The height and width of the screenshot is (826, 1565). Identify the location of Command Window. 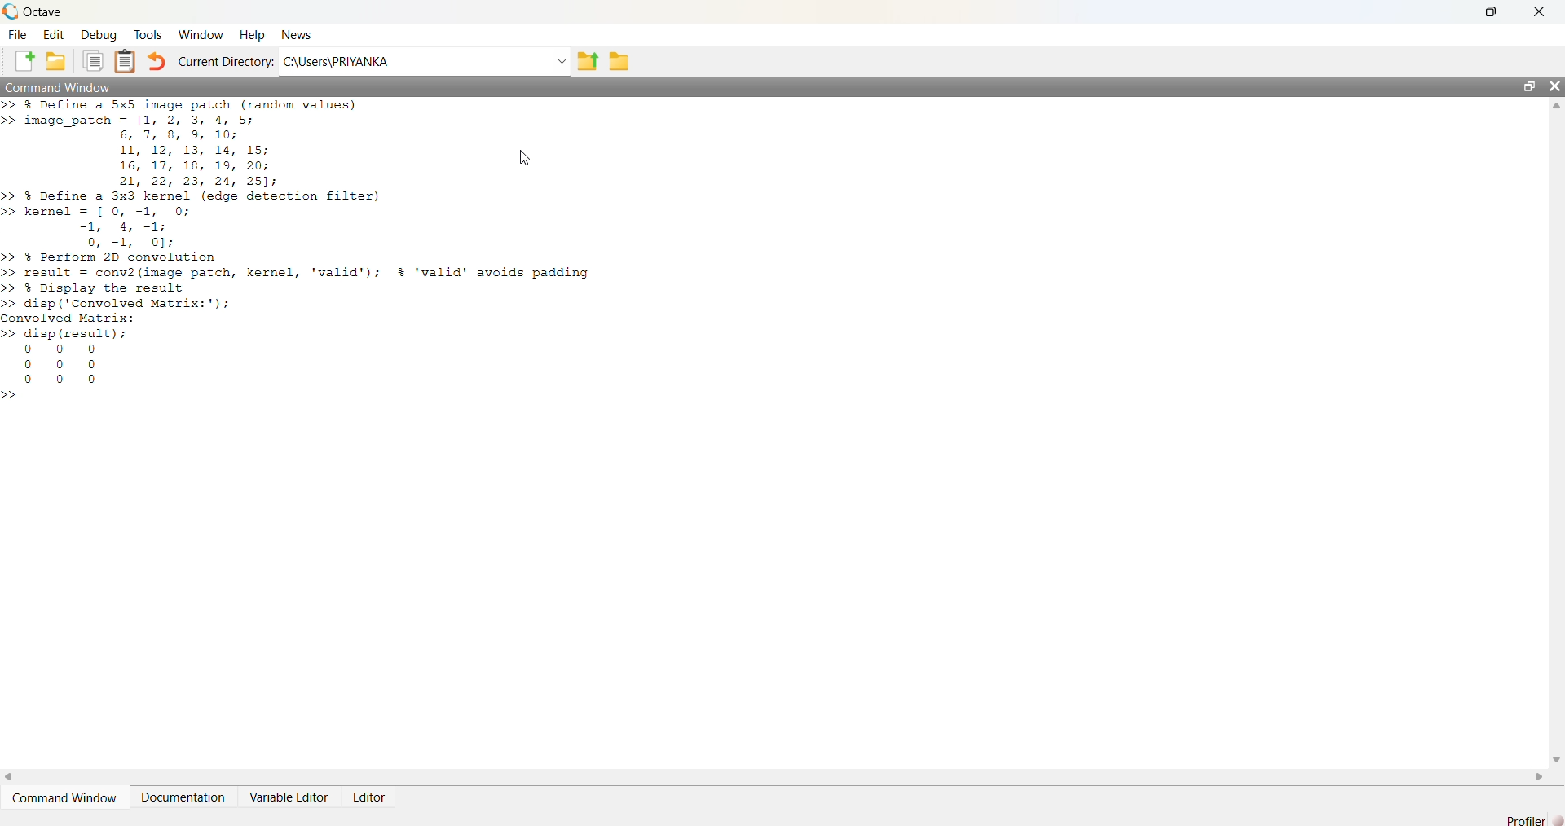
(65, 797).